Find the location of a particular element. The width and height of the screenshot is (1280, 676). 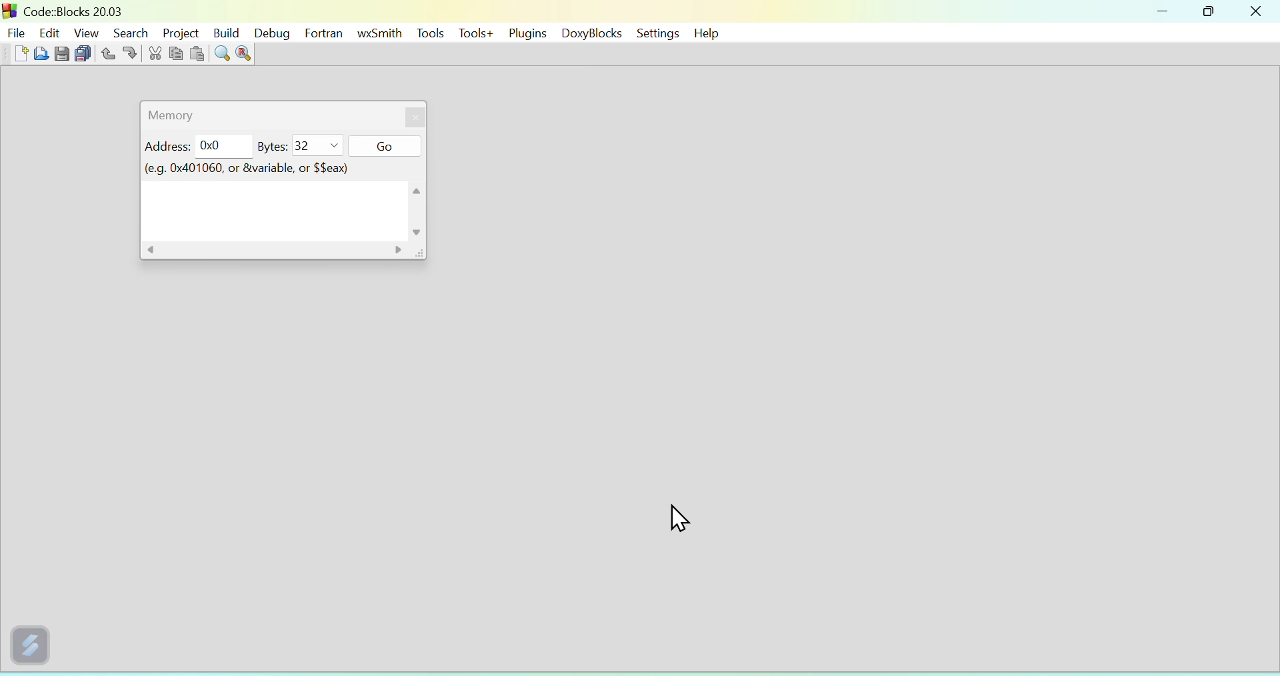

new file is located at coordinates (19, 53).